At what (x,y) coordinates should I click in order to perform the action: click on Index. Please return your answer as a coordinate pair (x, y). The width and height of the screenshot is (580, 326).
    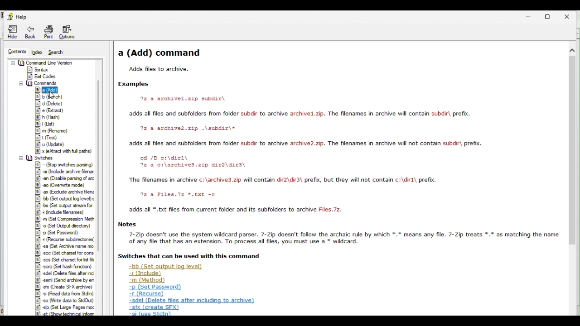
    Looking at the image, I should click on (38, 53).